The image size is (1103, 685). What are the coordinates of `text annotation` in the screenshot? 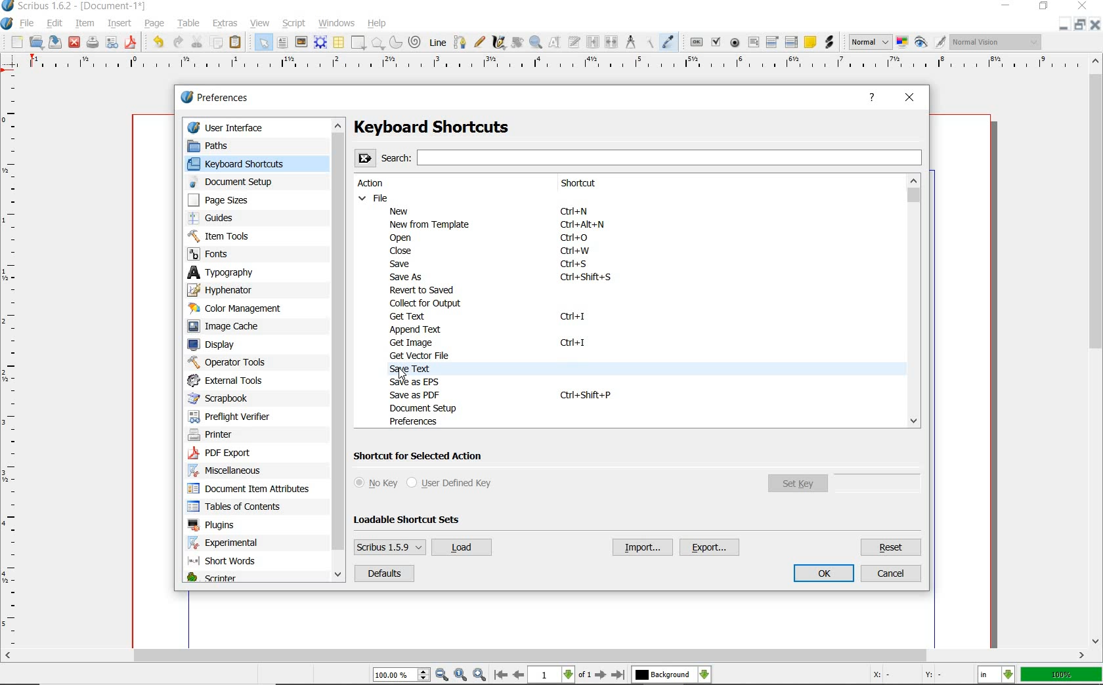 It's located at (810, 42).